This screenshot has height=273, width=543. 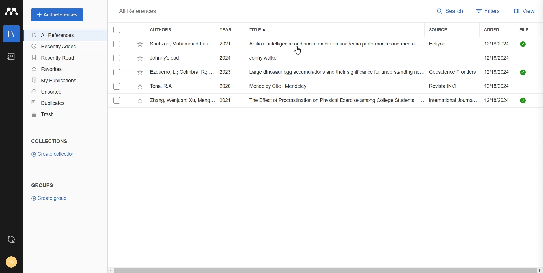 What do you see at coordinates (331, 44) in the screenshot?
I see `- Shahzad, Muhammad Farr... 2021 Artificial intelligence and social media on academic performance and mental ...  Heliyon 12/18/2024` at bounding box center [331, 44].